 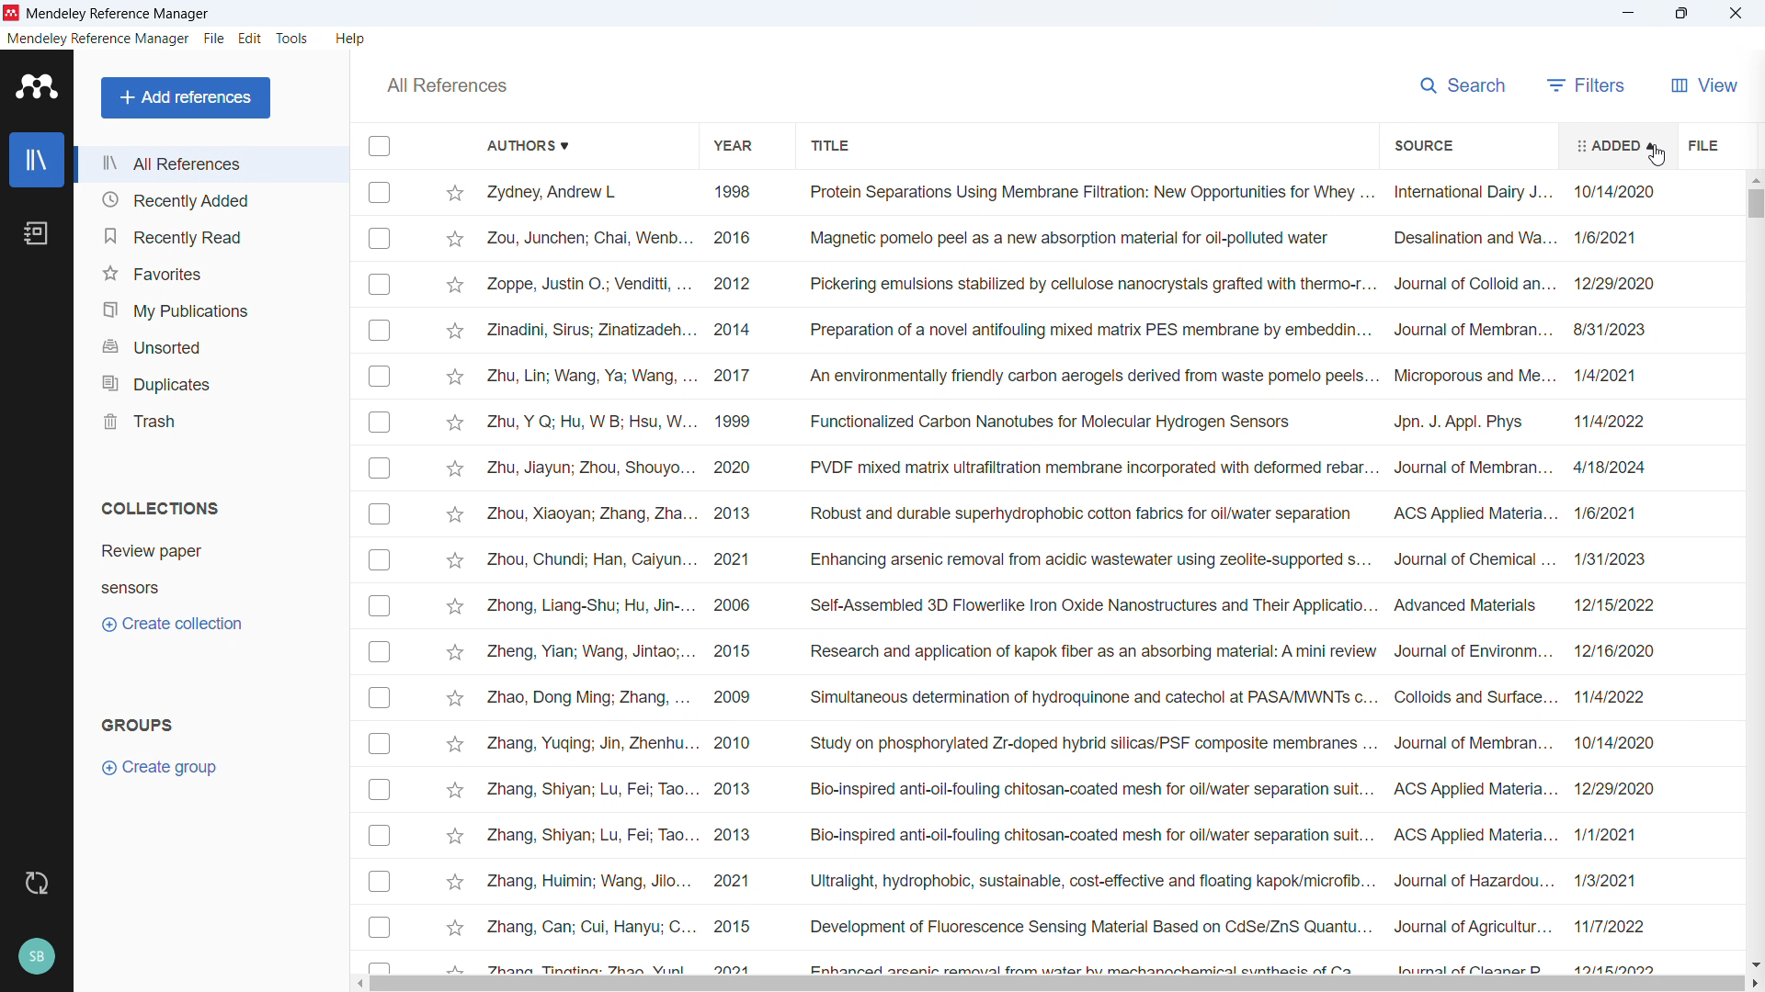 What do you see at coordinates (187, 97) in the screenshot?
I see `Add references ` at bounding box center [187, 97].